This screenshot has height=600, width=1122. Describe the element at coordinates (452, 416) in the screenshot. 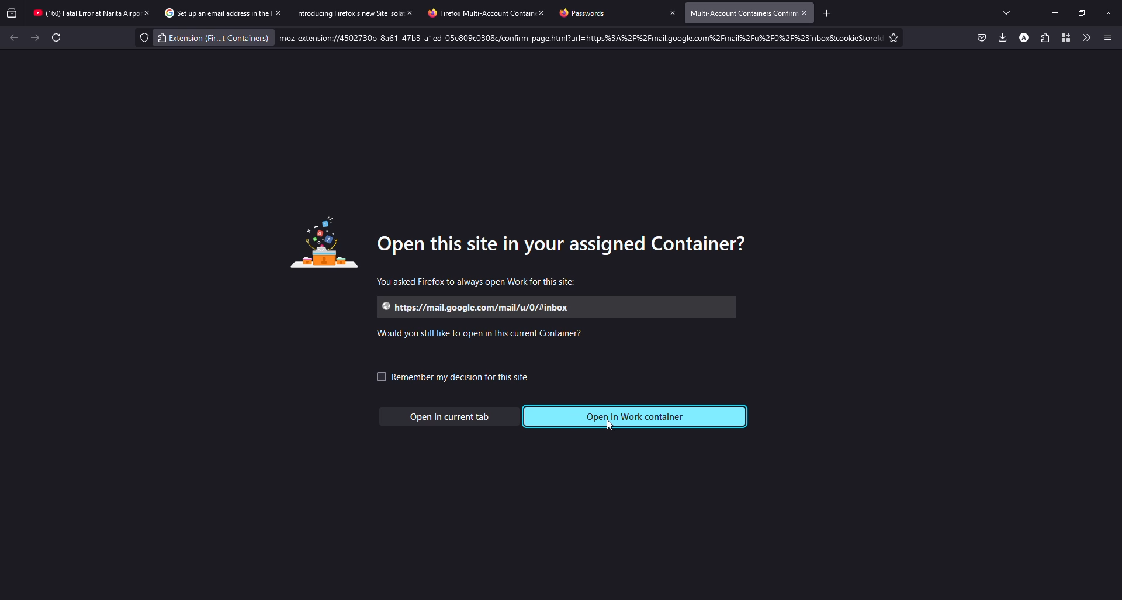

I see `open in current tab` at that location.